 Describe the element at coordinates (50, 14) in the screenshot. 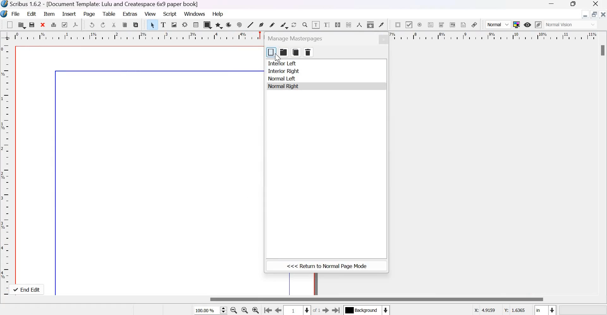

I see `Item` at that location.